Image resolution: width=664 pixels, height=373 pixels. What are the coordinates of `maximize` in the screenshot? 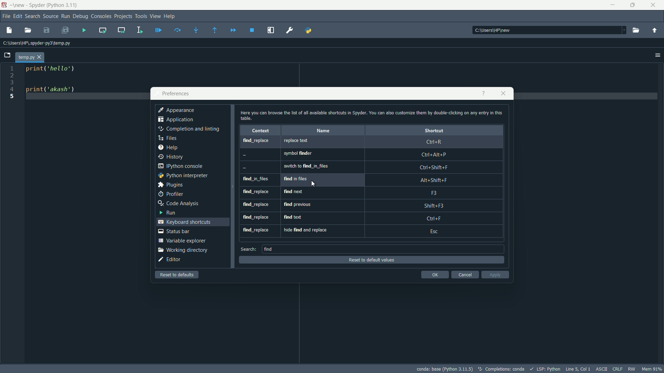 It's located at (632, 5).